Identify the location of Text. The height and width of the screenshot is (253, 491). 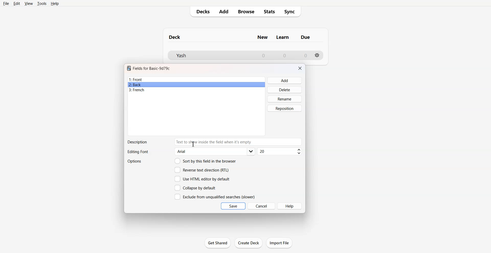
(137, 142).